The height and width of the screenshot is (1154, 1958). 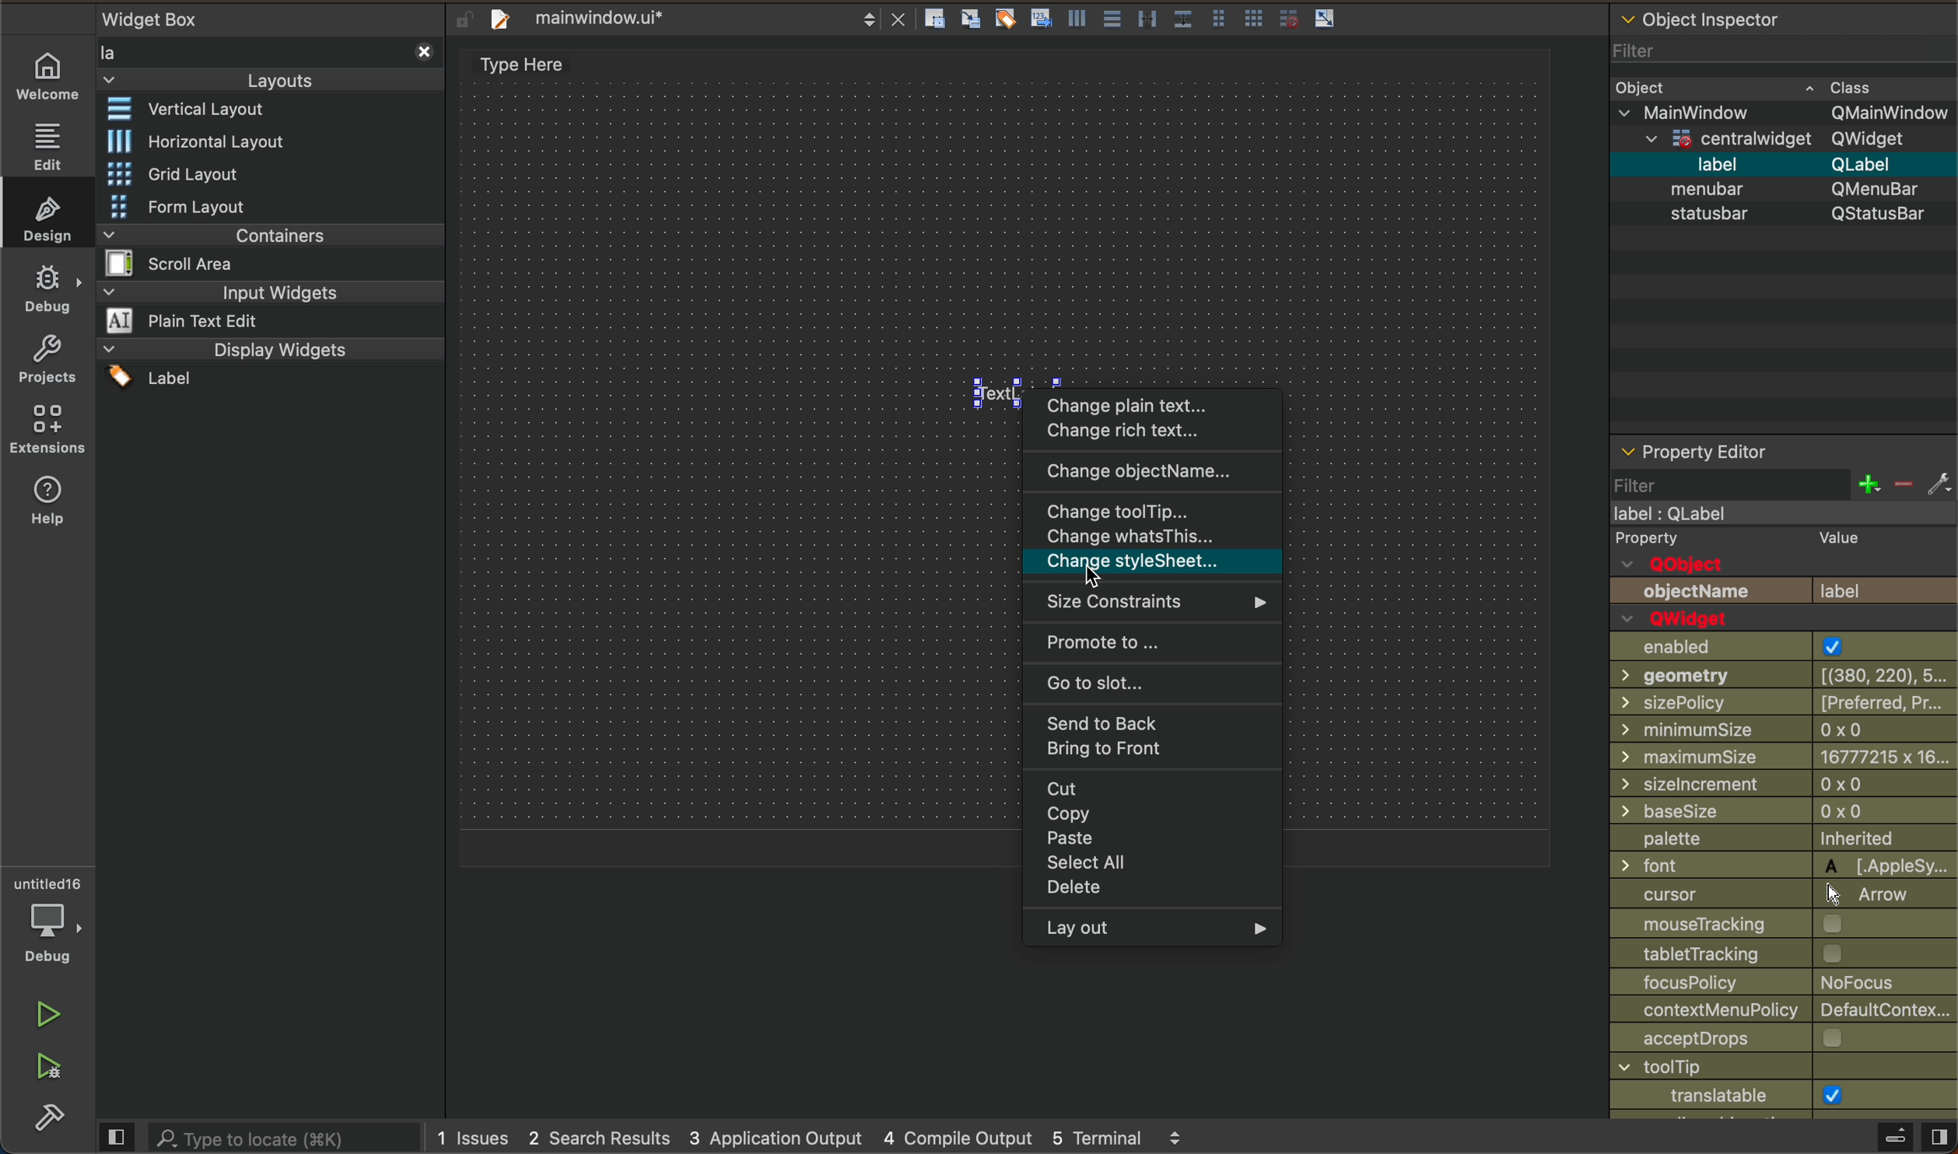 What do you see at coordinates (201, 112) in the screenshot?
I see `widget layout` at bounding box center [201, 112].